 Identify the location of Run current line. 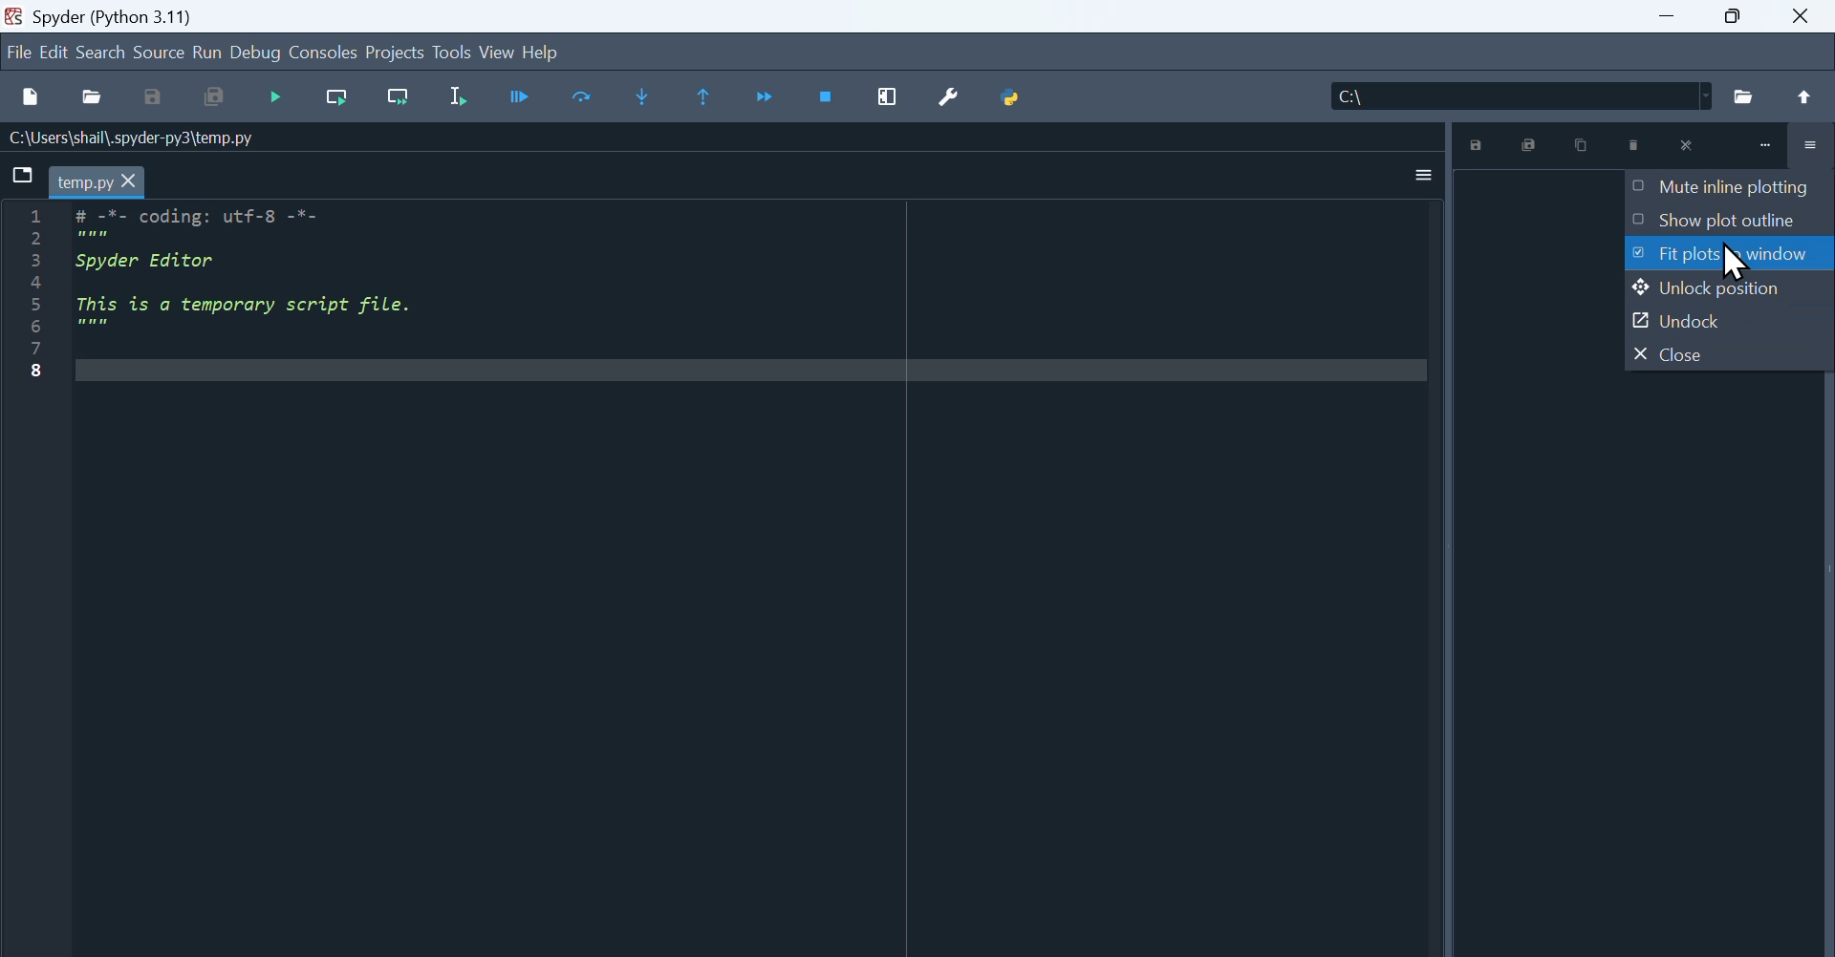
(399, 96).